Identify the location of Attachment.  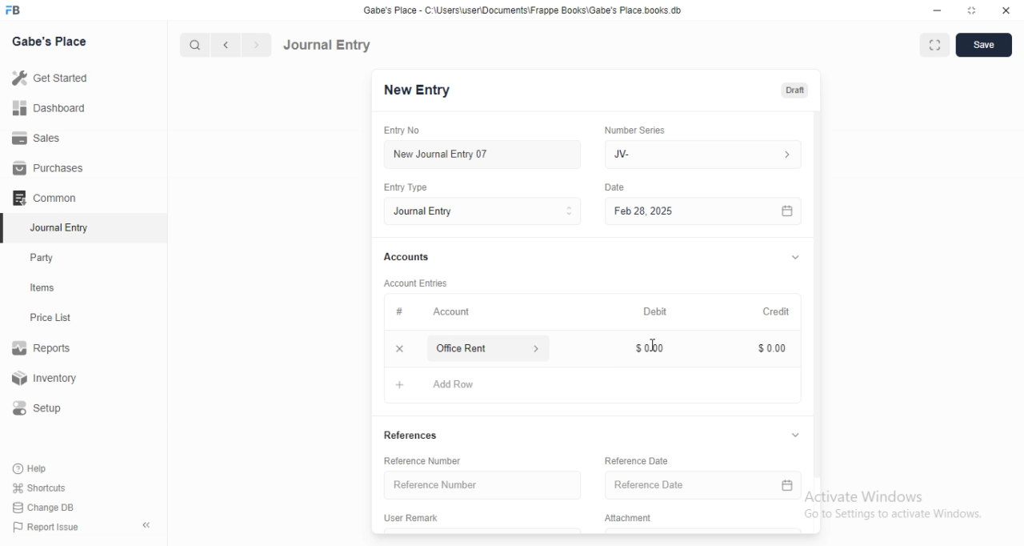
(628, 519).